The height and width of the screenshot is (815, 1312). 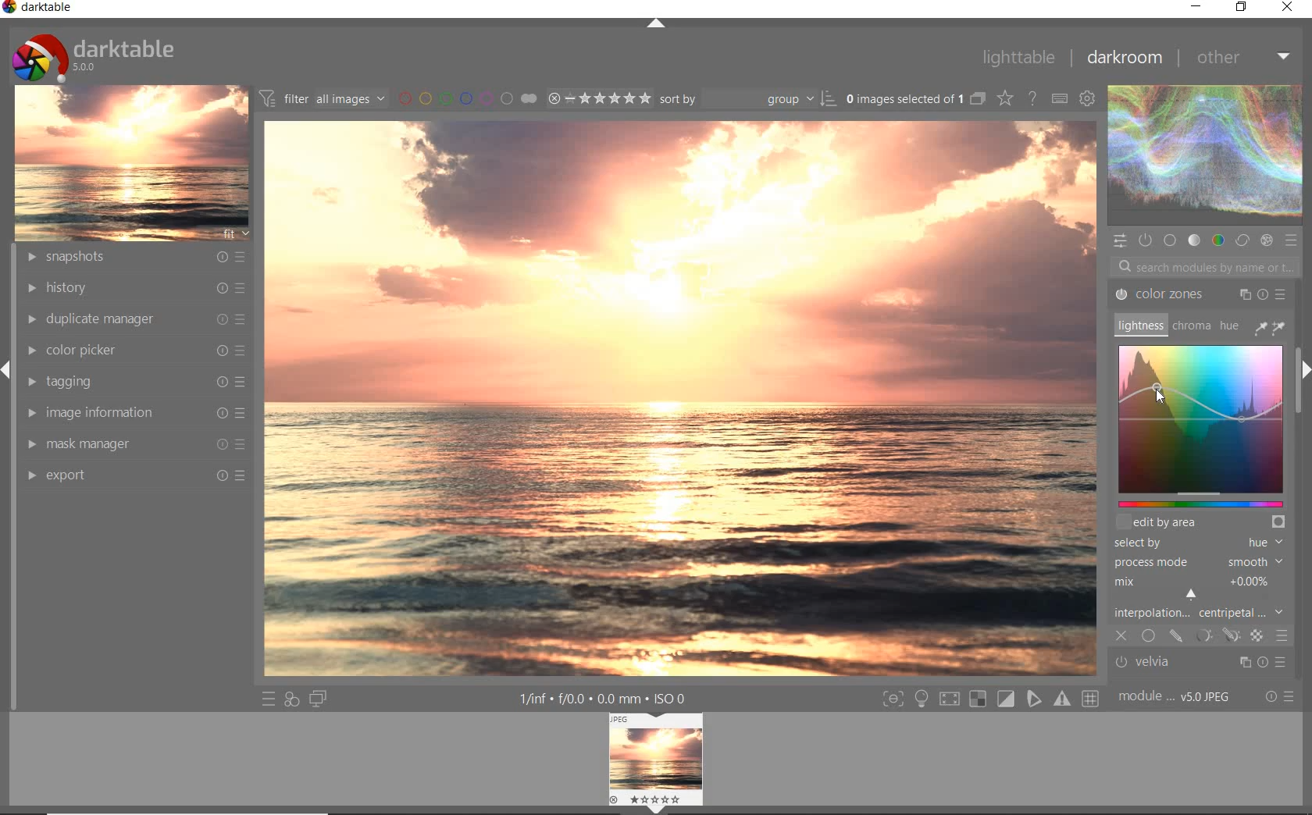 What do you see at coordinates (291, 700) in the screenshot?
I see `QUICK ACCESS FOR APPLYING ANY OF YOUR STYLE` at bounding box center [291, 700].